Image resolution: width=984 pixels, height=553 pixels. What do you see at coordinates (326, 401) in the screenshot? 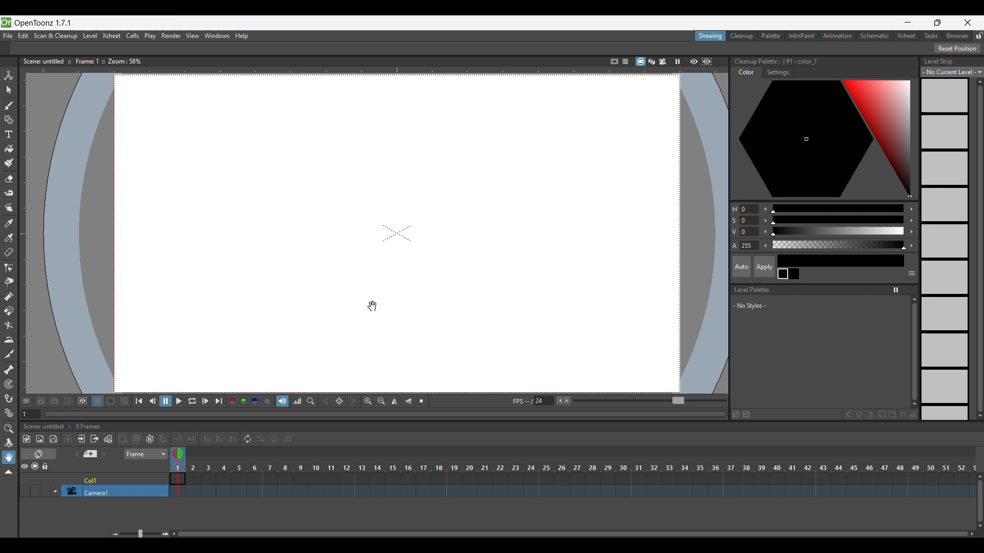
I see `Previous key` at bounding box center [326, 401].